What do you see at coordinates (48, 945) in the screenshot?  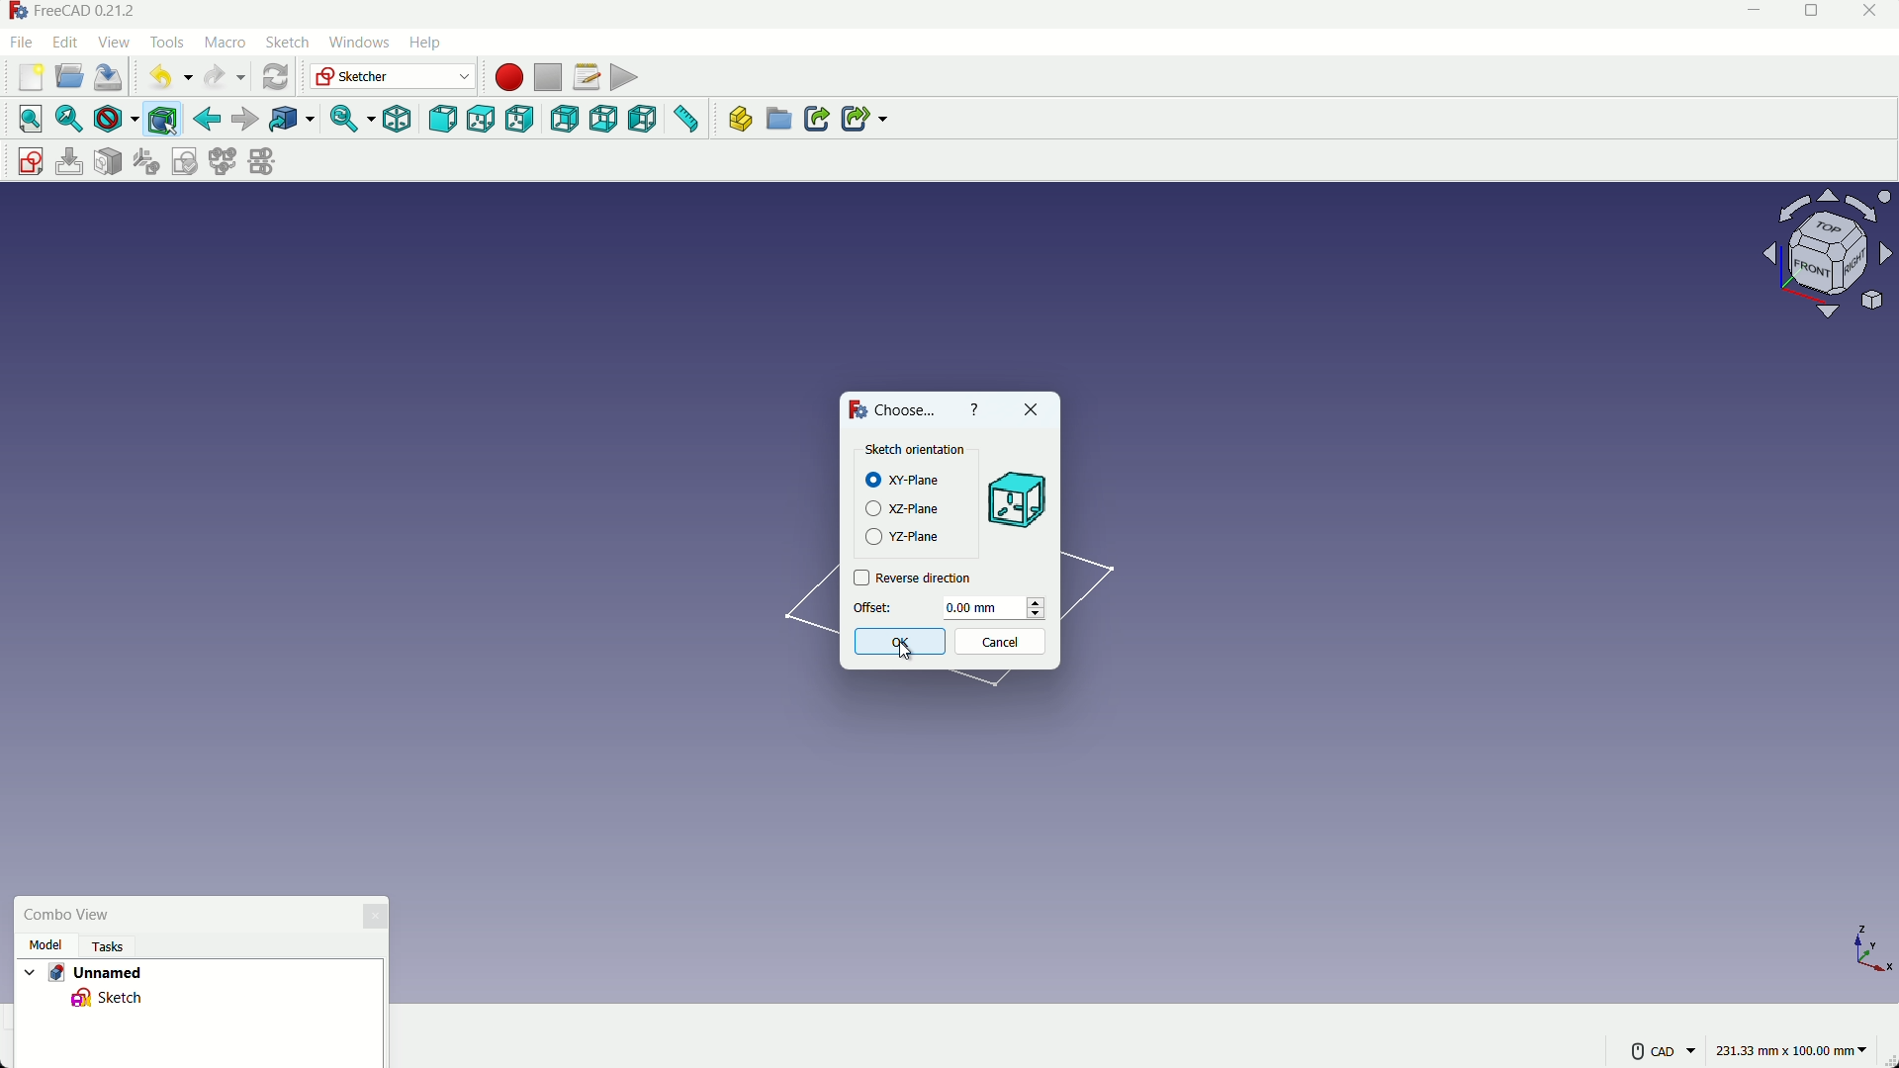 I see `model tab` at bounding box center [48, 945].